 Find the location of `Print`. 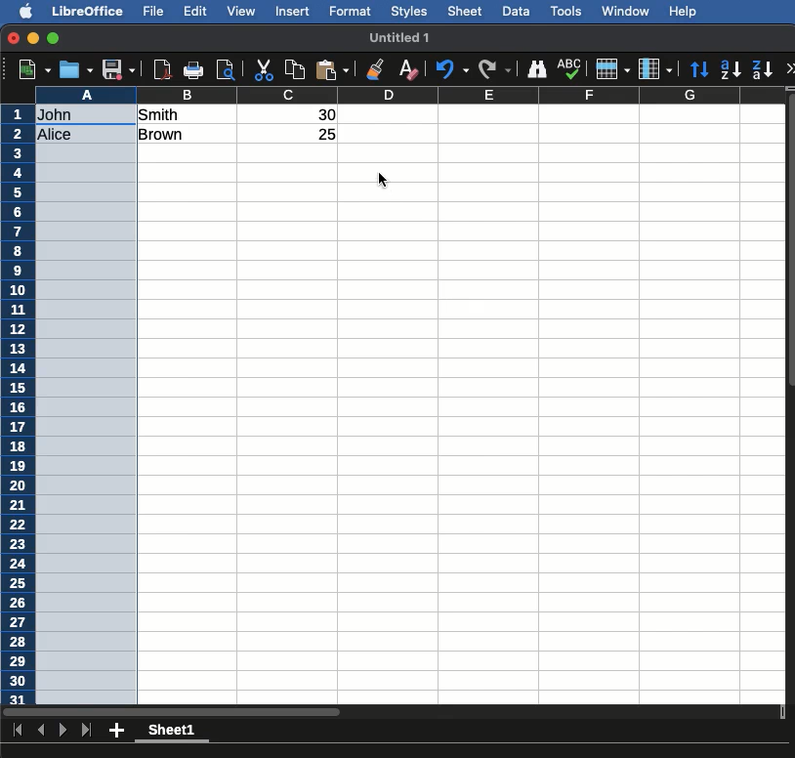

Print is located at coordinates (192, 67).